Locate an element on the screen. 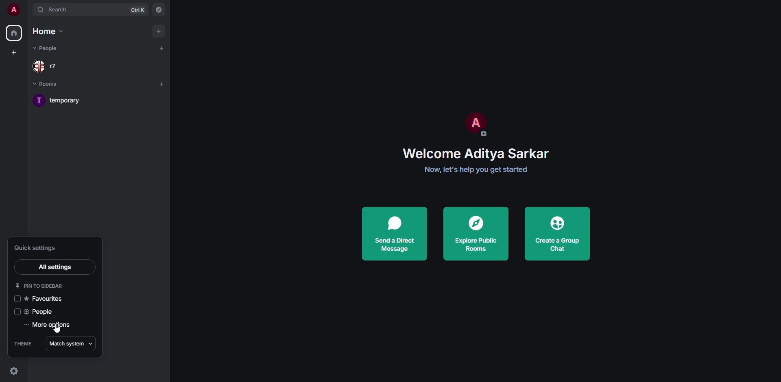  cursor is located at coordinates (57, 329).